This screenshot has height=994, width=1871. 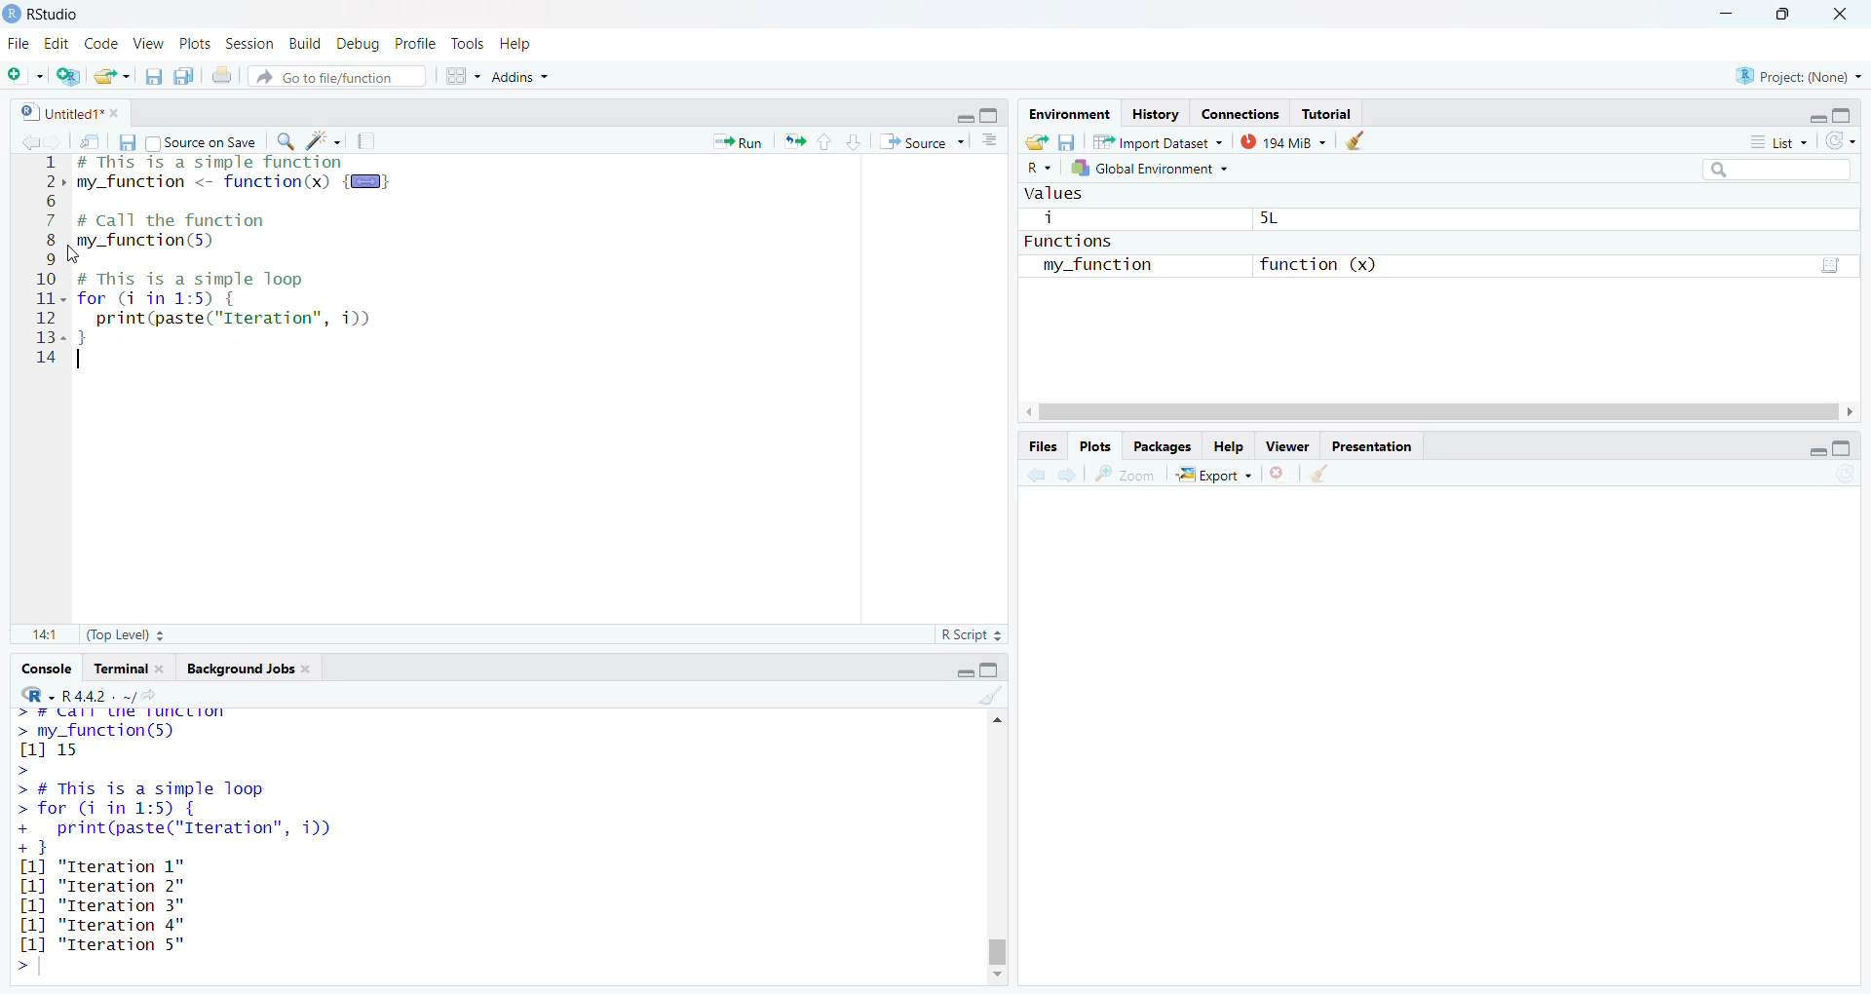 I want to click on build, so click(x=303, y=40).